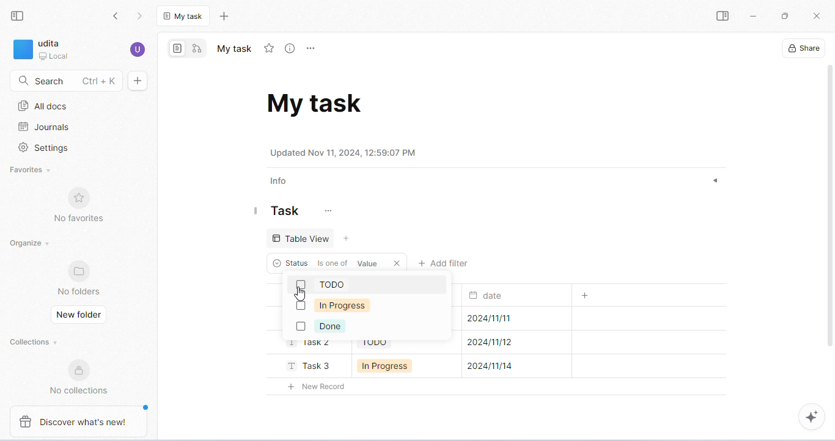 Image resolution: width=835 pixels, height=441 pixels. Describe the element at coordinates (713, 181) in the screenshot. I see `expand` at that location.